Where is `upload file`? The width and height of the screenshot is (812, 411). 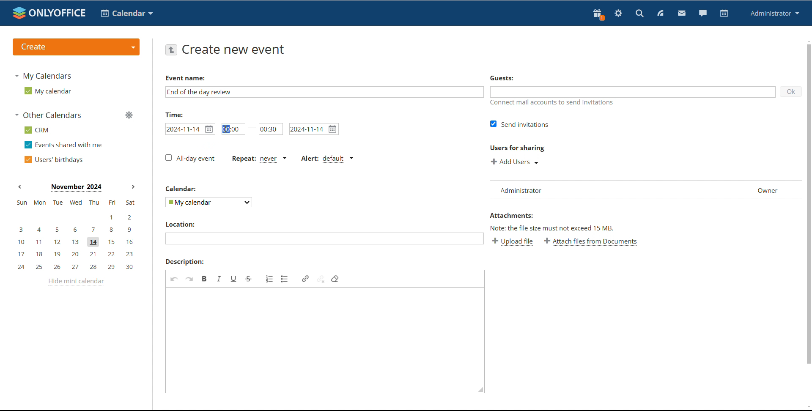 upload file is located at coordinates (513, 241).